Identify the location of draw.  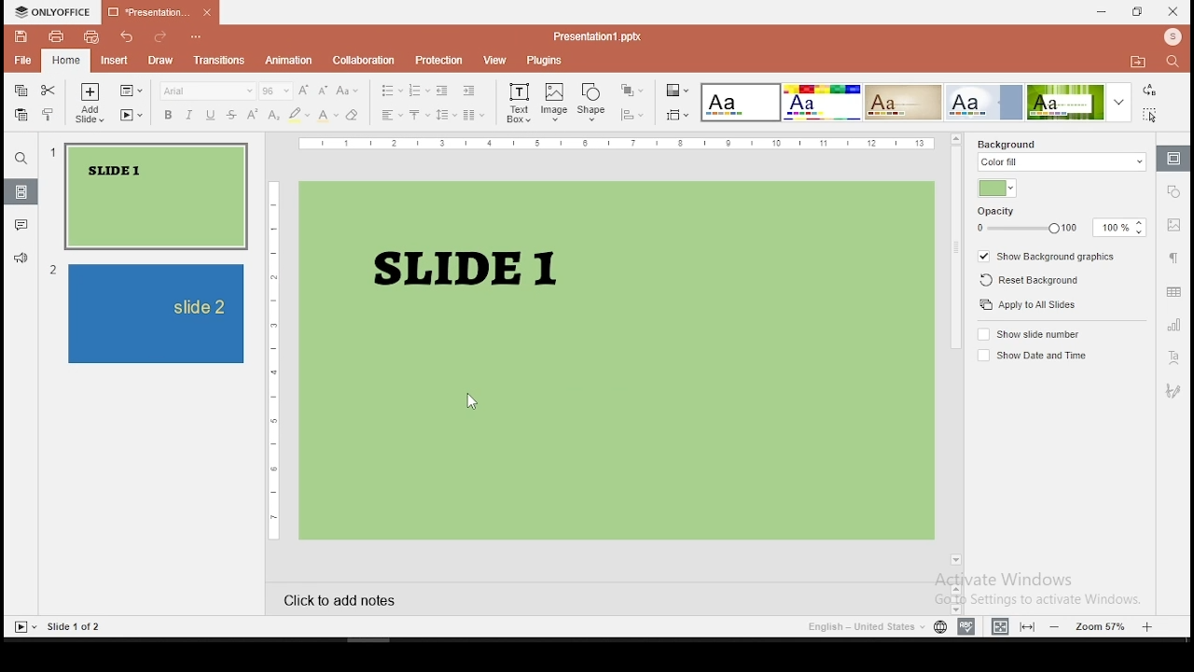
(160, 59).